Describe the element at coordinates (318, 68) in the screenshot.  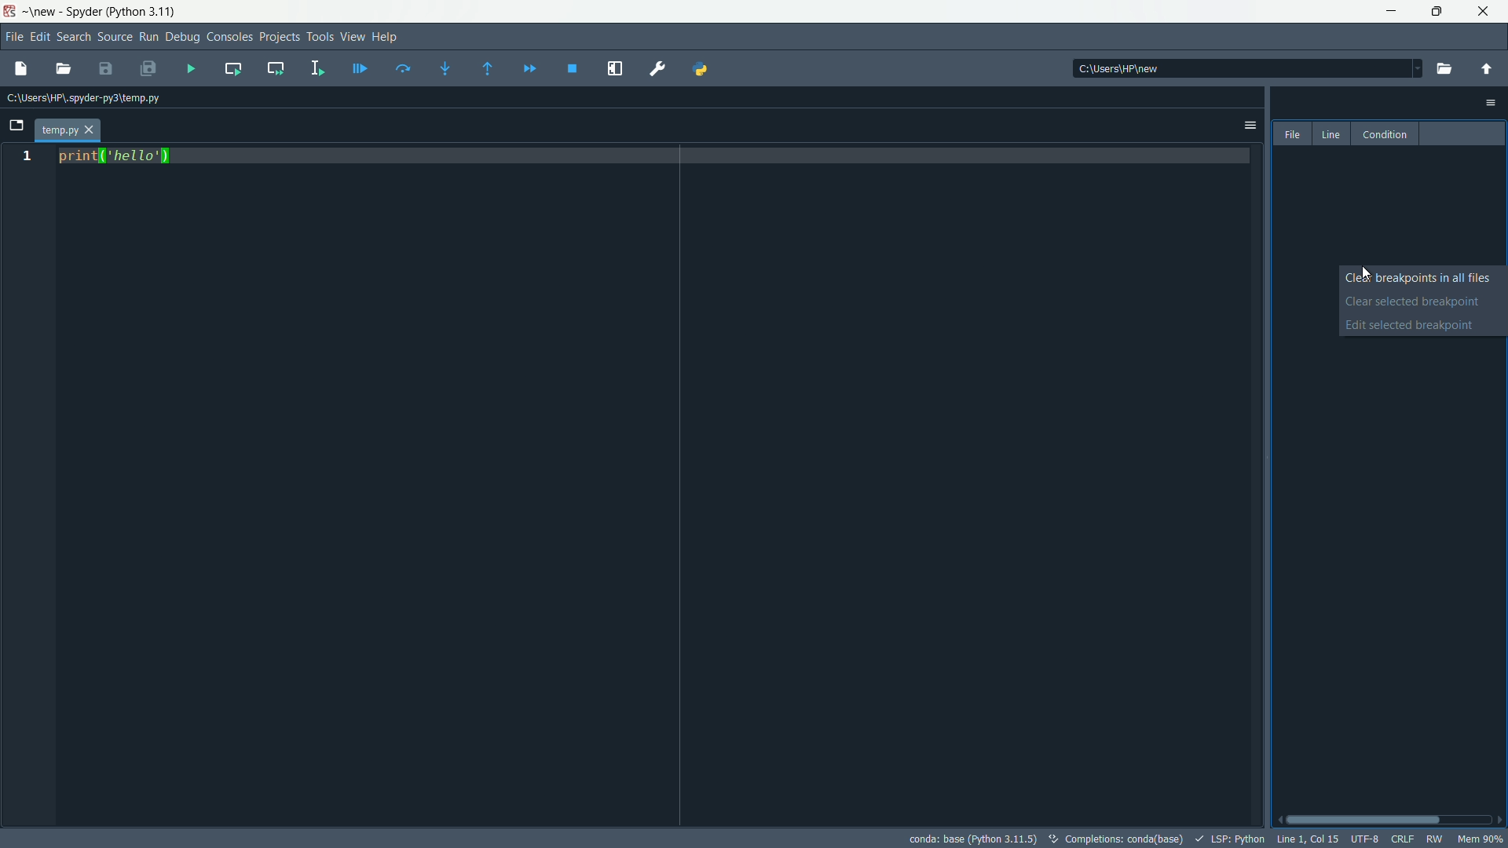
I see `run selection` at that location.